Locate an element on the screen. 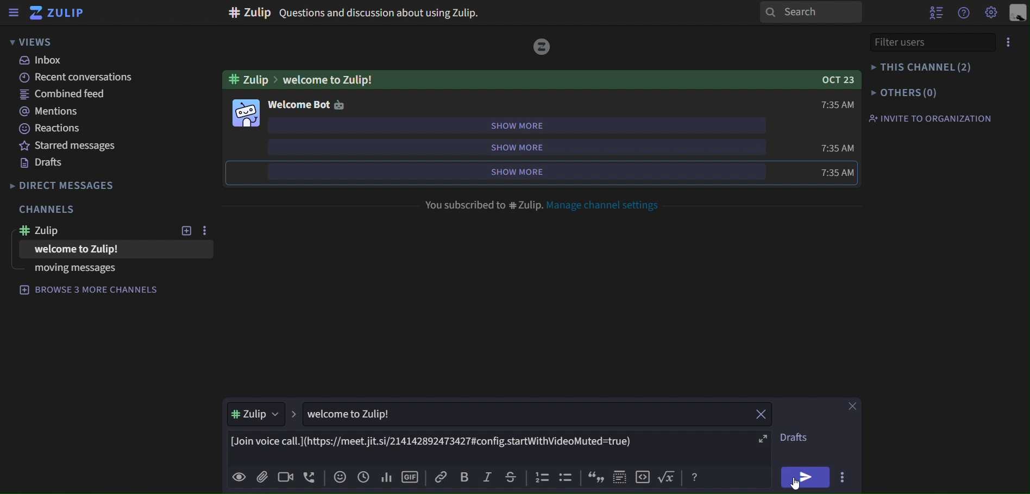  add emoji is located at coordinates (340, 477).